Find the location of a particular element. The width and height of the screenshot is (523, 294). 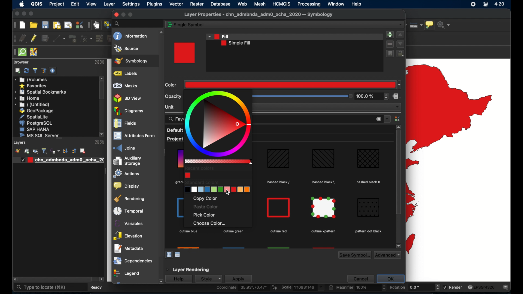

remove layer/group is located at coordinates (83, 151).